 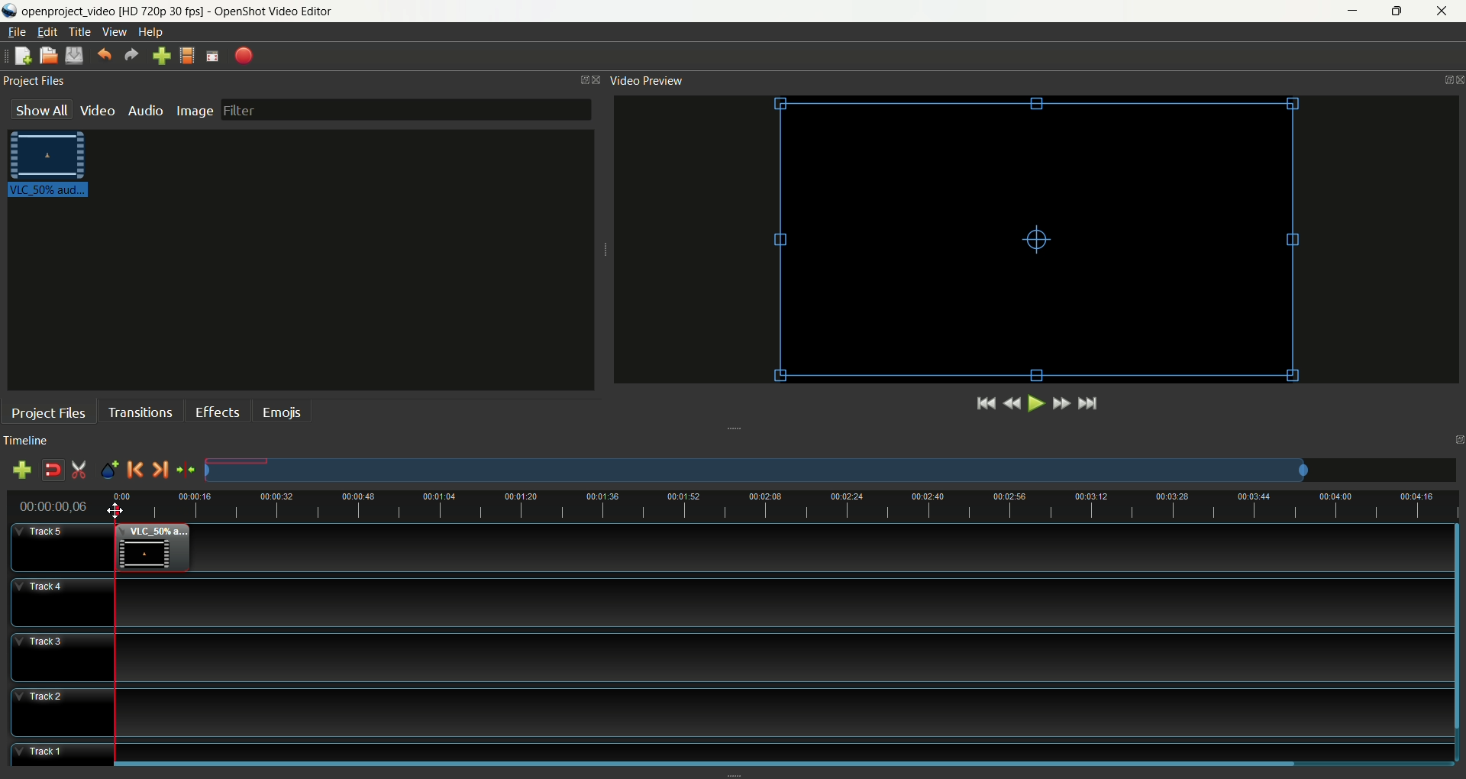 What do you see at coordinates (79, 32) in the screenshot?
I see `title` at bounding box center [79, 32].